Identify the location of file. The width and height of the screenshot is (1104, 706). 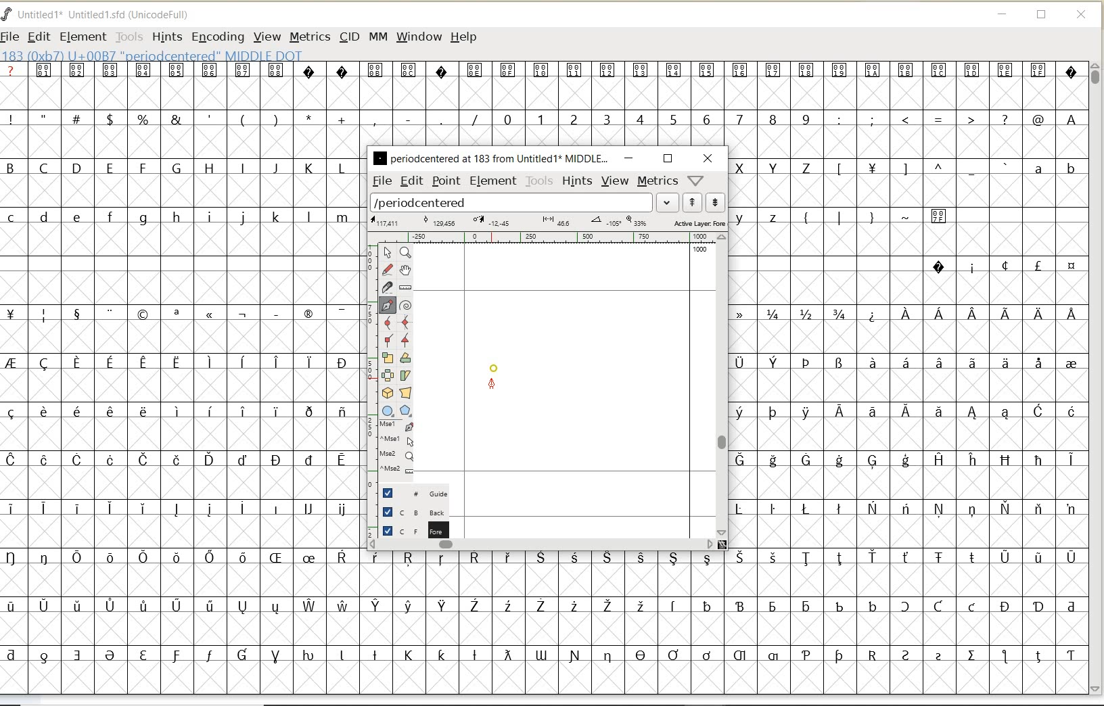
(380, 181).